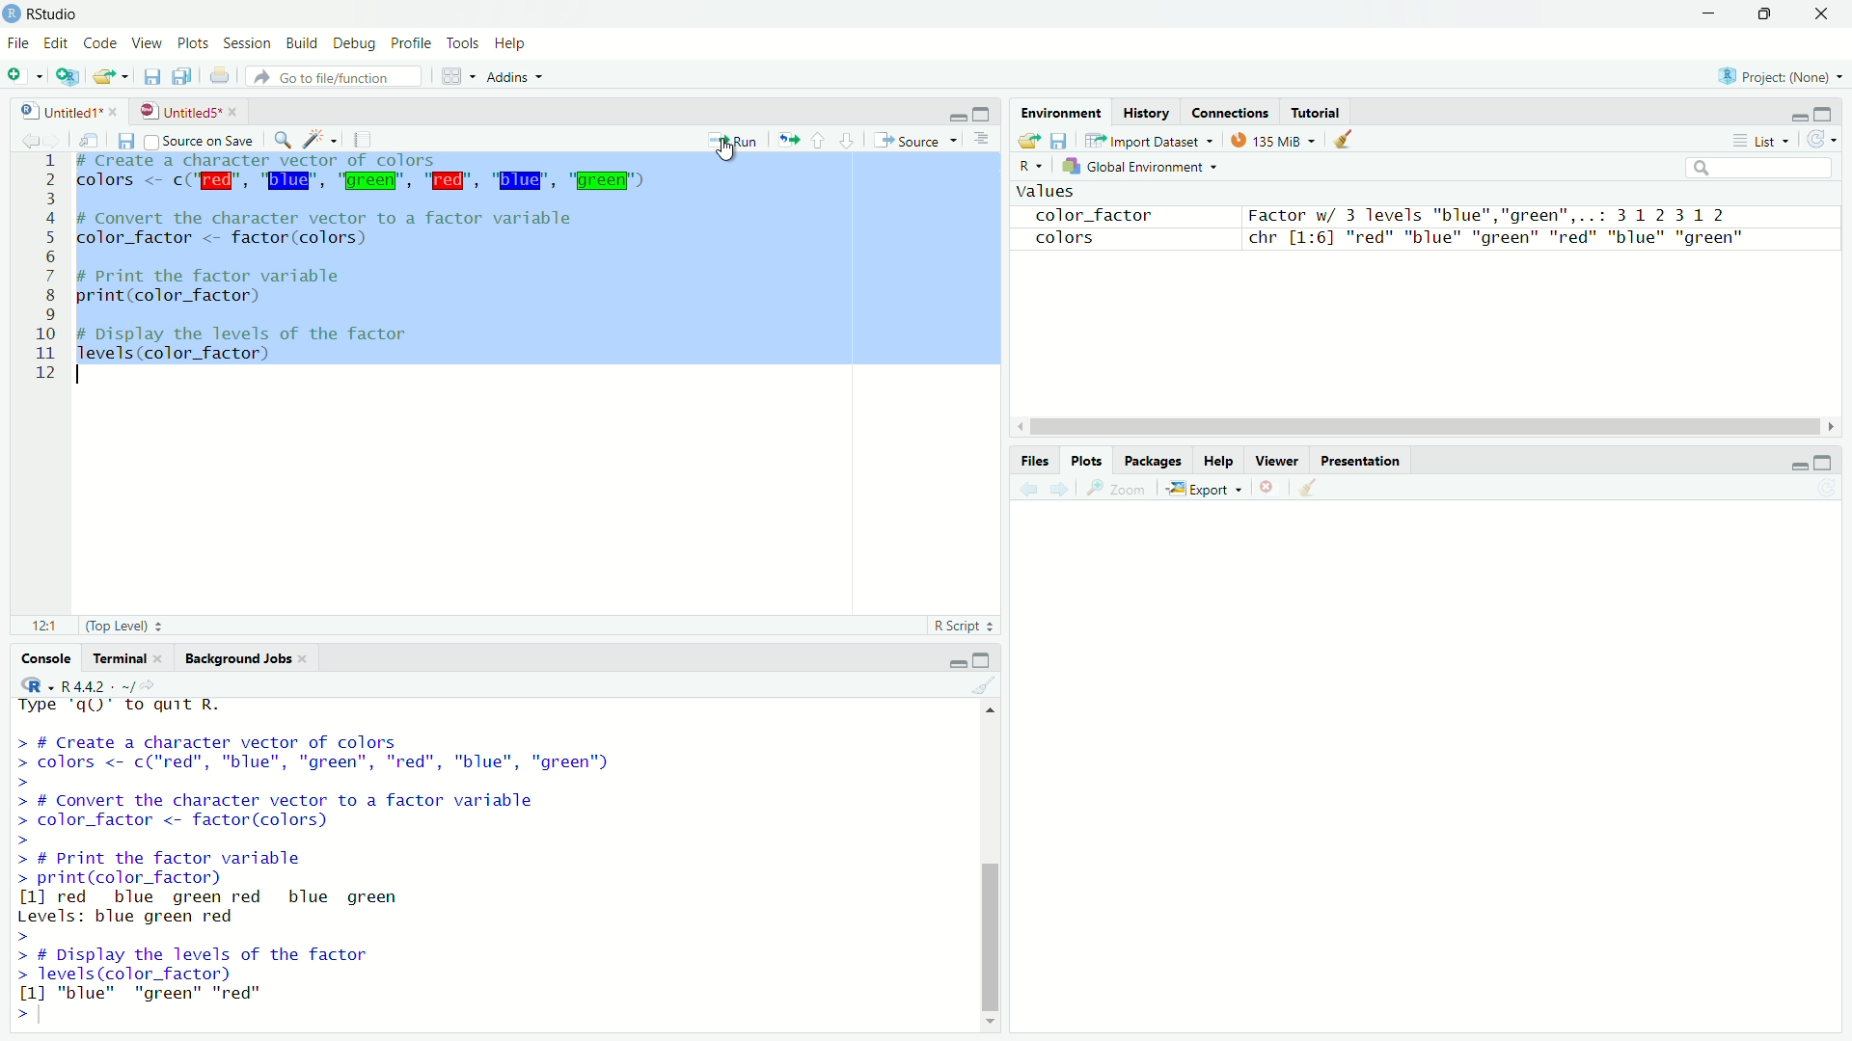  Describe the element at coordinates (125, 141) in the screenshot. I see `save current document` at that location.